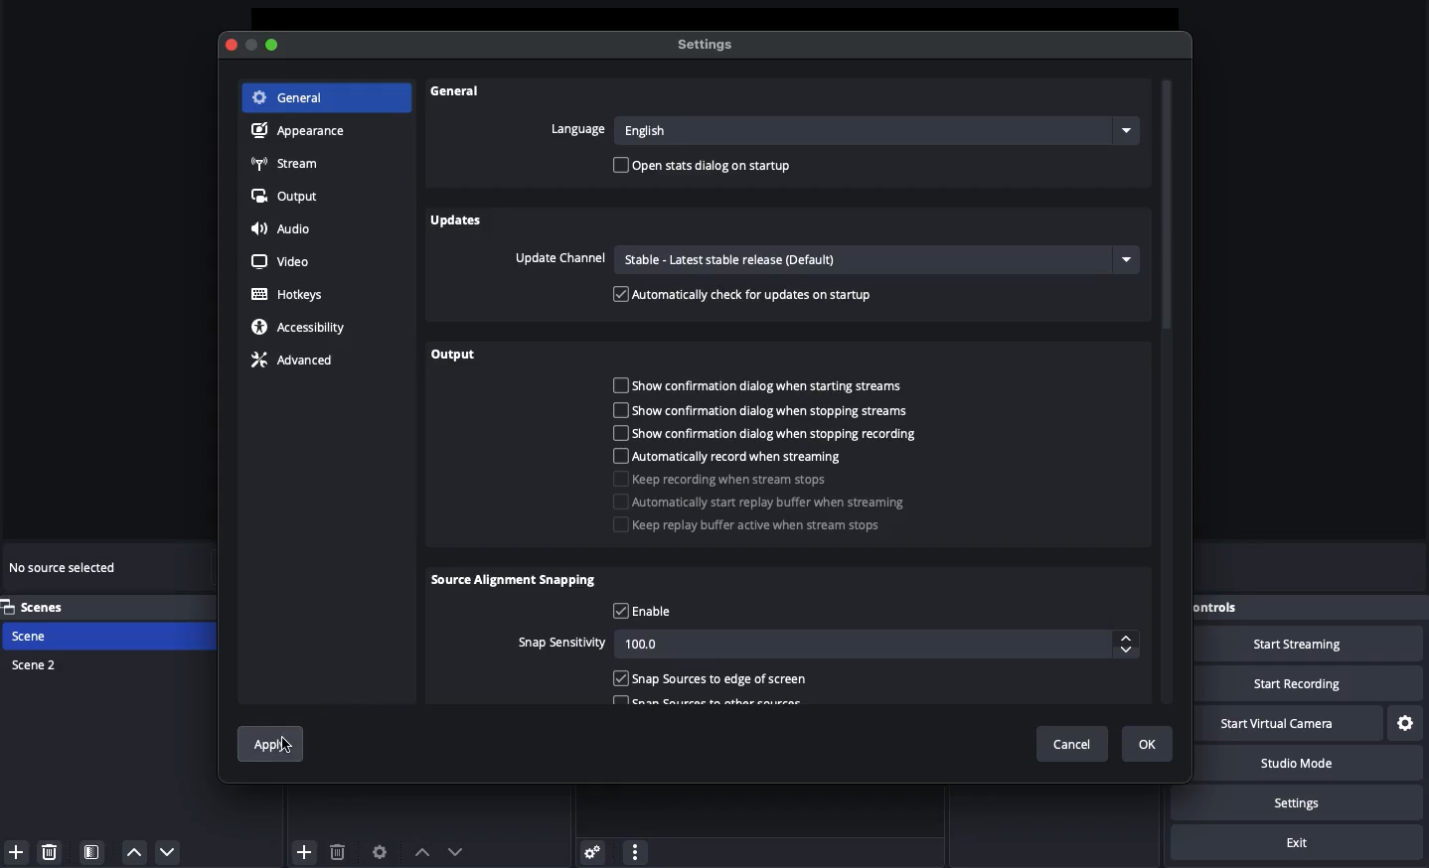  Describe the element at coordinates (167, 851) in the screenshot. I see `Move down` at that location.